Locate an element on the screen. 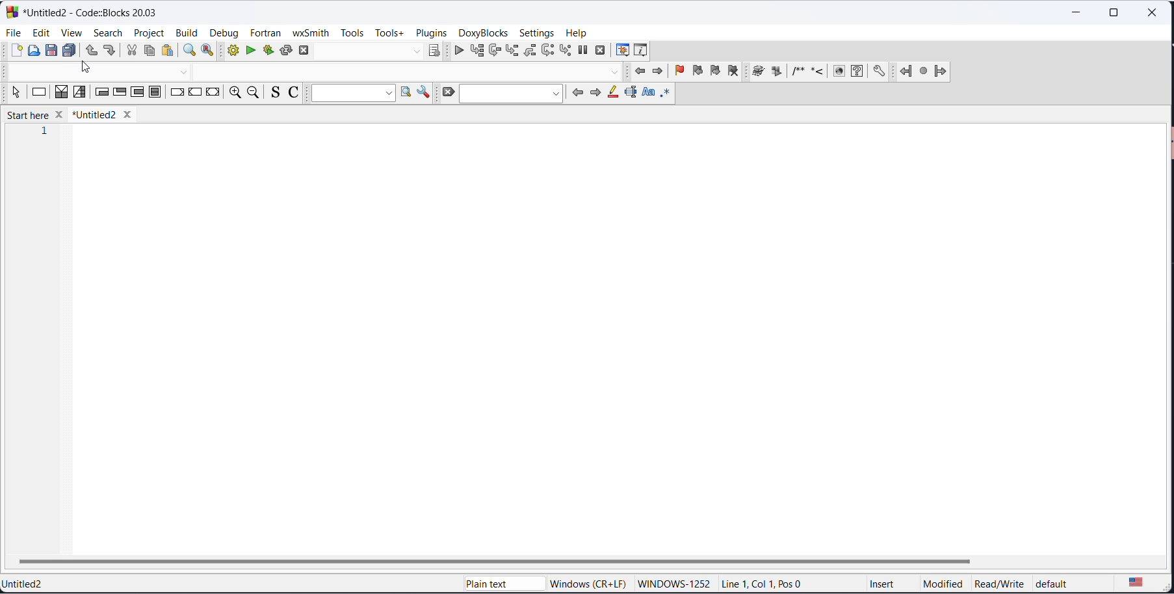 Image resolution: width=1174 pixels, height=594 pixels. abort is located at coordinates (307, 52).